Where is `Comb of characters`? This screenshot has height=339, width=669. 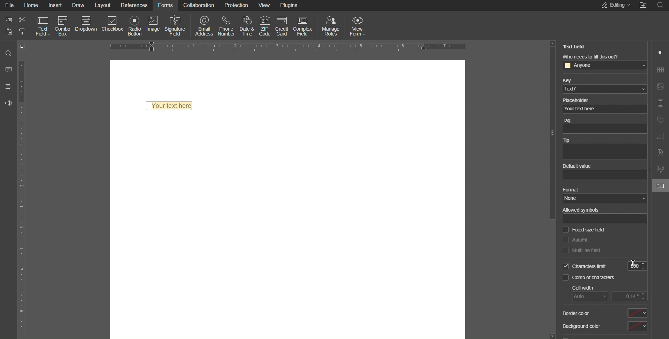 Comb of characters is located at coordinates (591, 278).